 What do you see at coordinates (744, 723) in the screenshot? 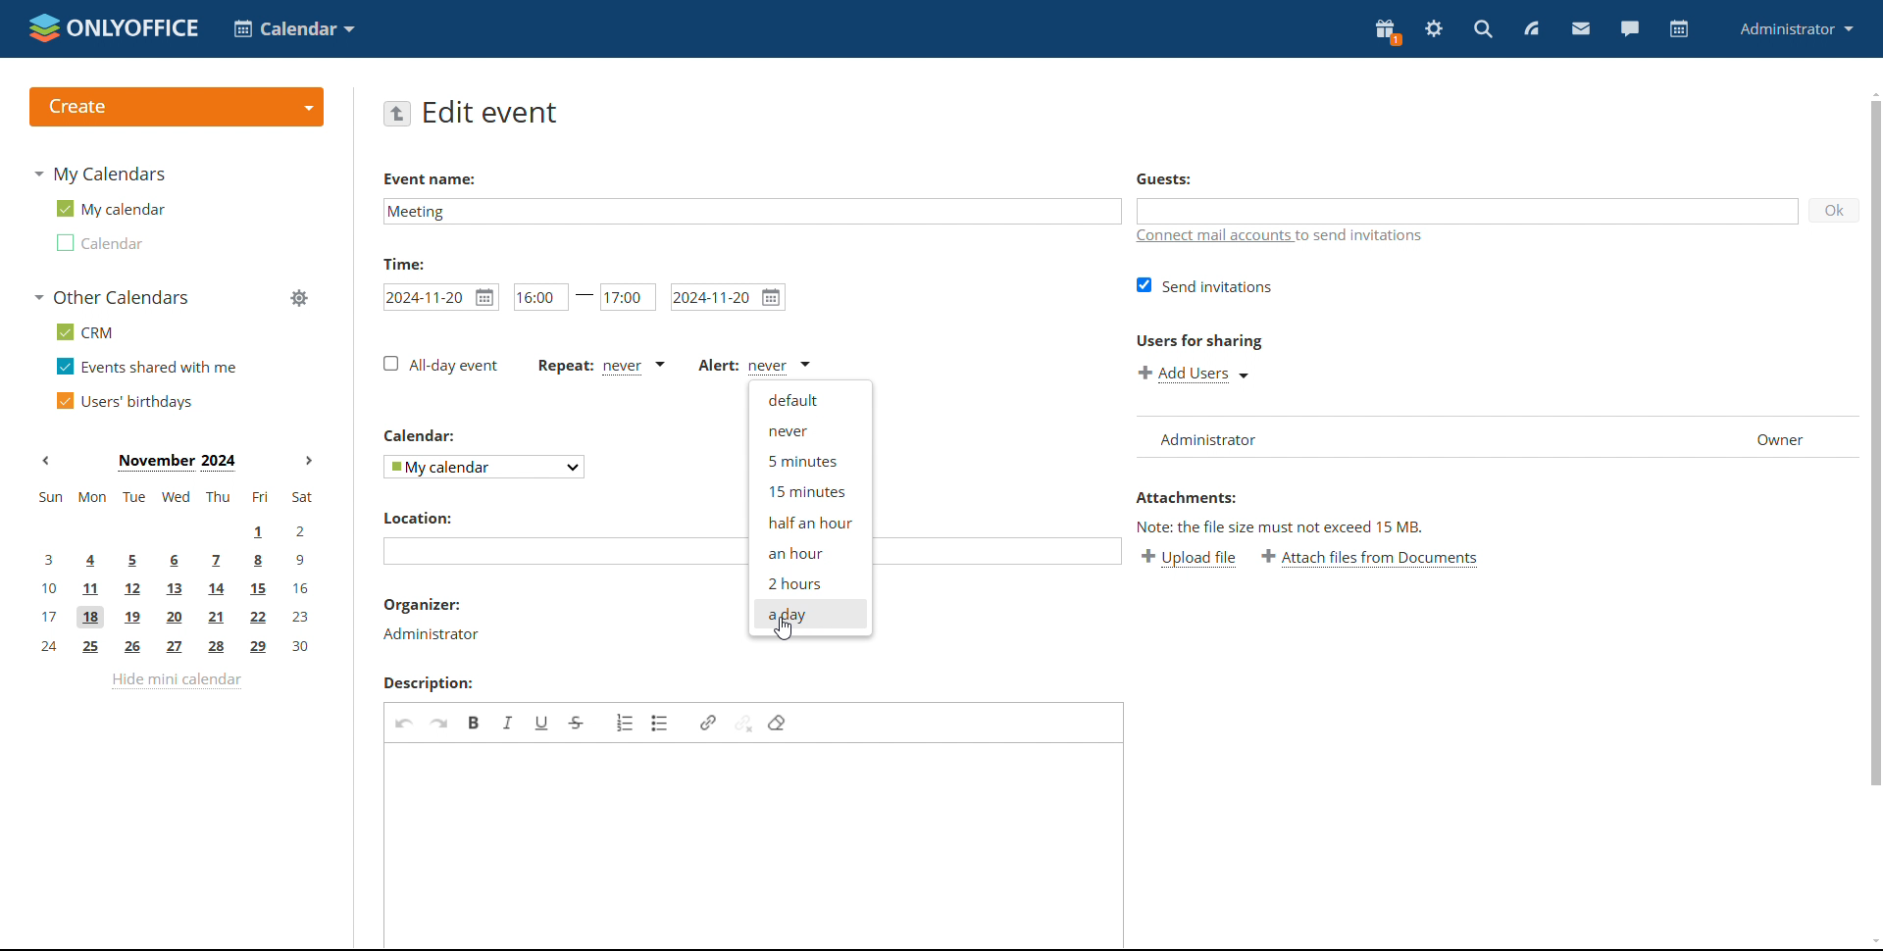
I see `unlink` at bounding box center [744, 723].